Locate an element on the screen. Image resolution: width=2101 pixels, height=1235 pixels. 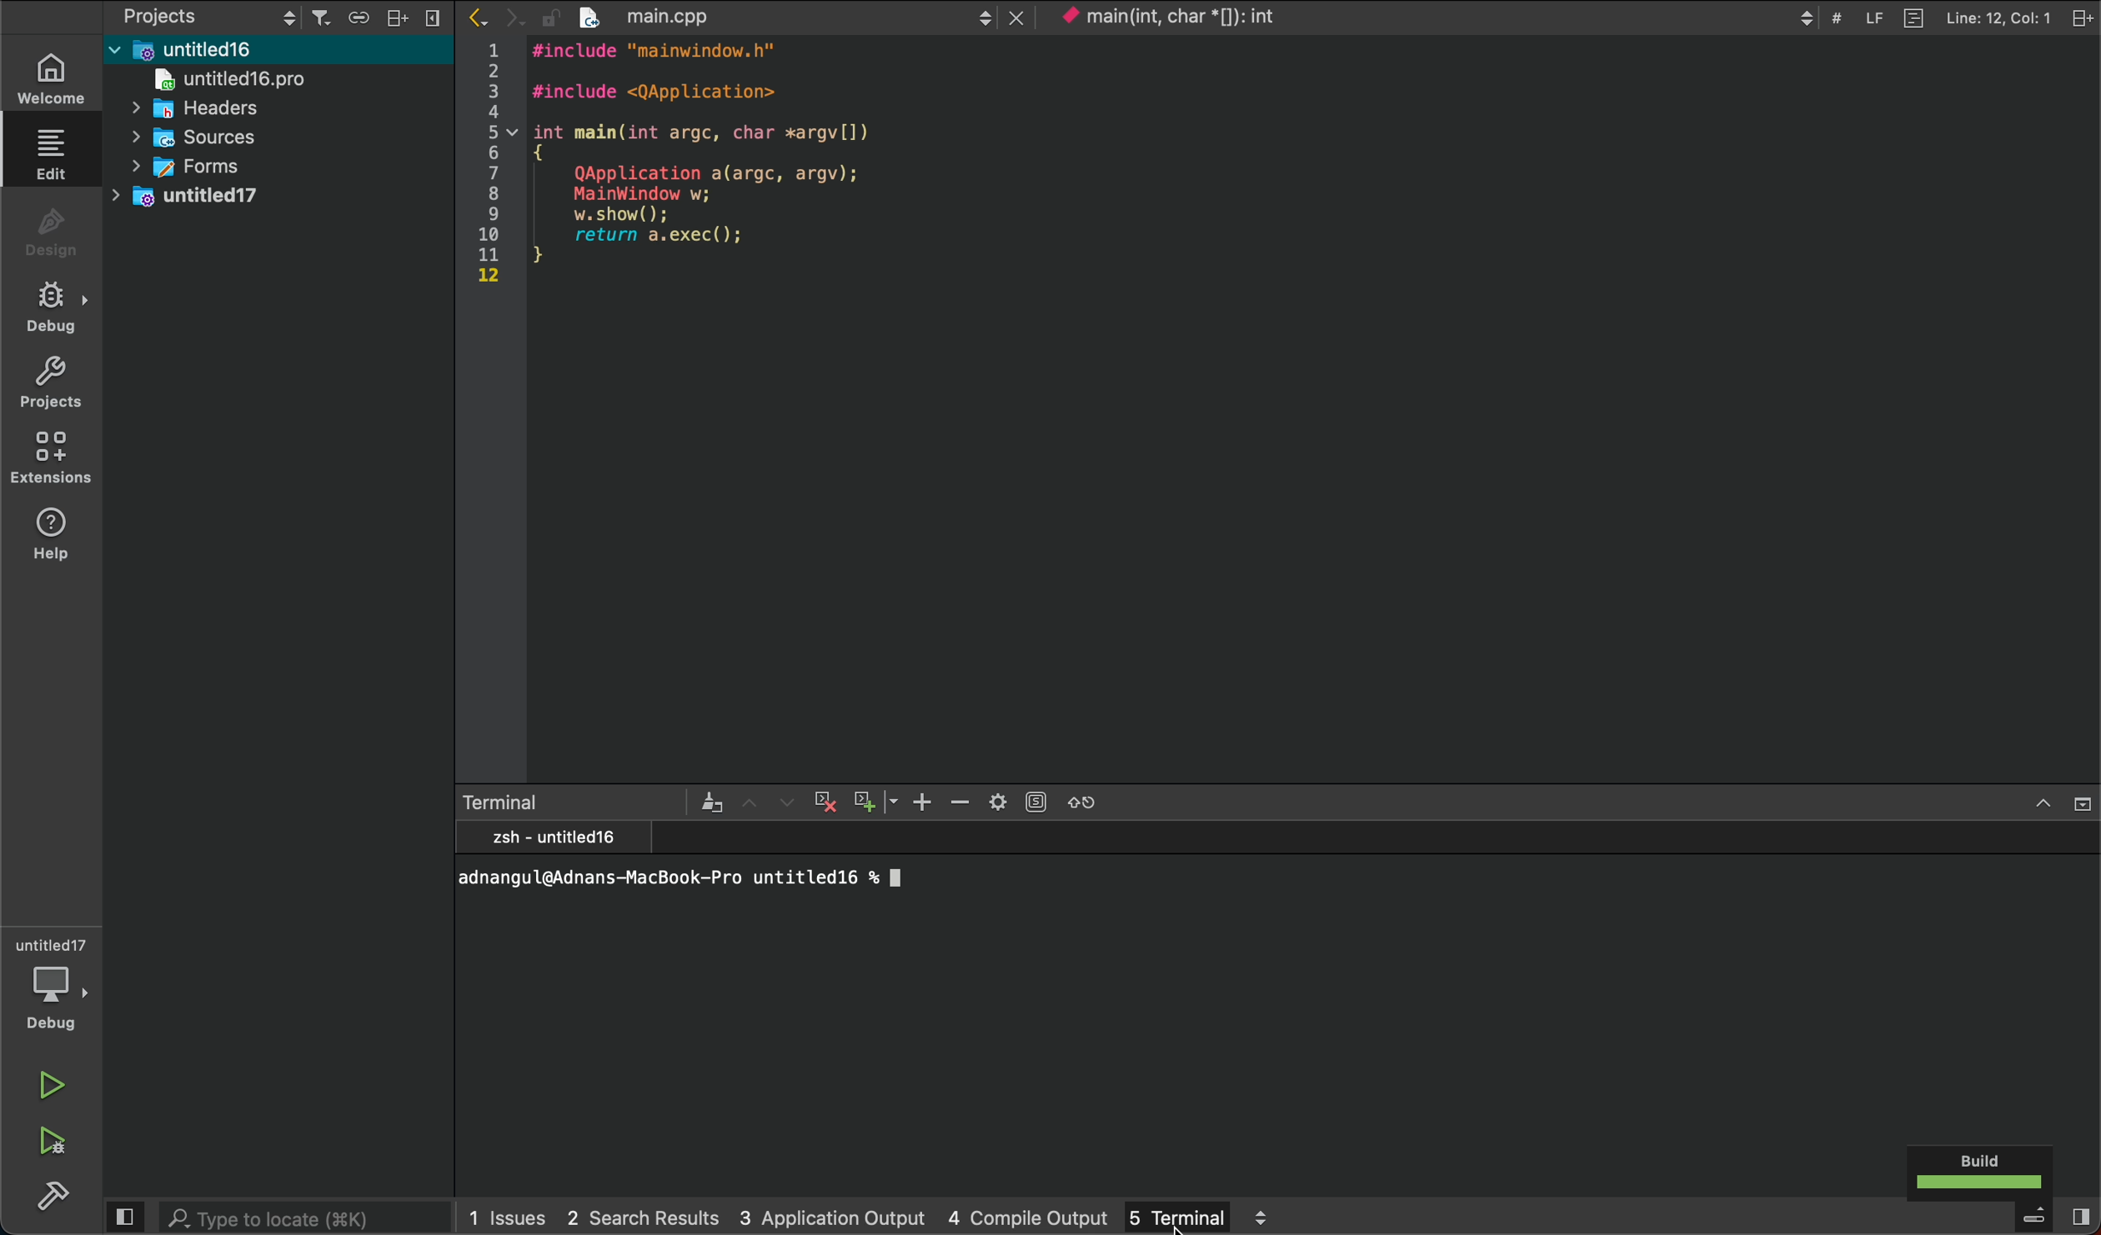
build is located at coordinates (45, 1206).